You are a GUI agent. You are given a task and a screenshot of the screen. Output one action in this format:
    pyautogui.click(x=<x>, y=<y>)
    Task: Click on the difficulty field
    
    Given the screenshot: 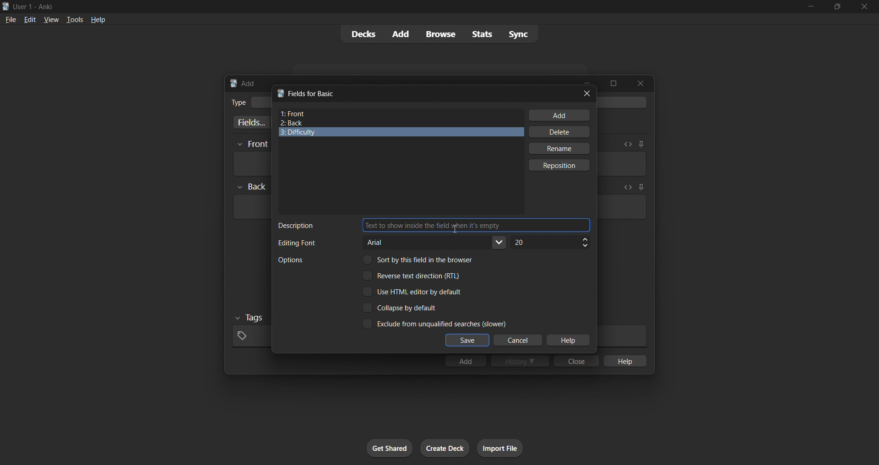 What is the action you would take?
    pyautogui.click(x=402, y=132)
    